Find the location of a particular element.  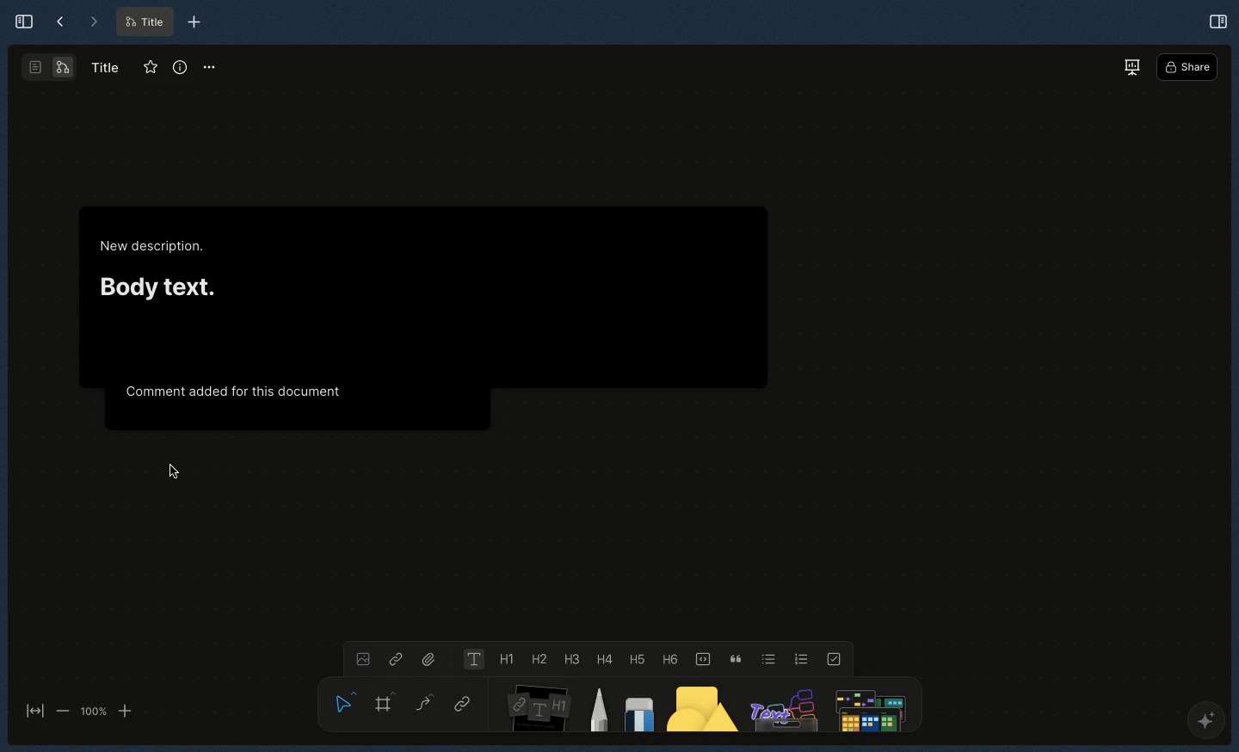

Search file or anything is located at coordinates (867, 706).